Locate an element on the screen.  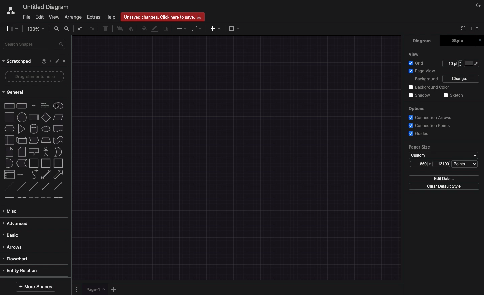
Sidebar  is located at coordinates (12, 29).